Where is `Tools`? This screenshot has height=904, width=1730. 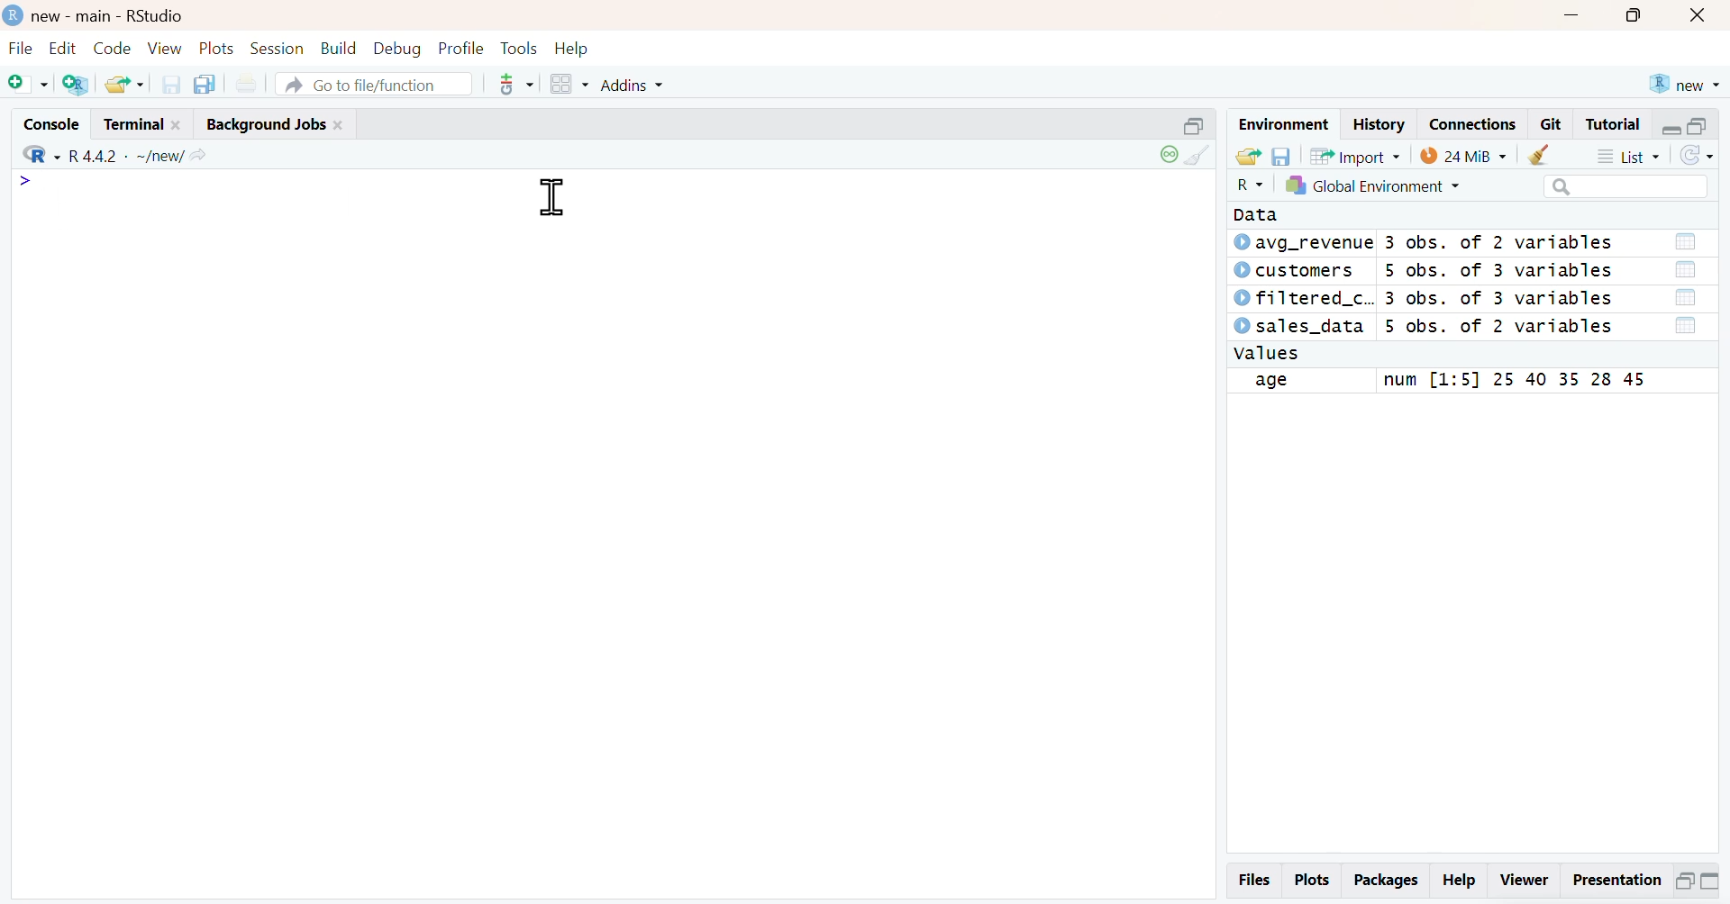
Tools is located at coordinates (521, 49).